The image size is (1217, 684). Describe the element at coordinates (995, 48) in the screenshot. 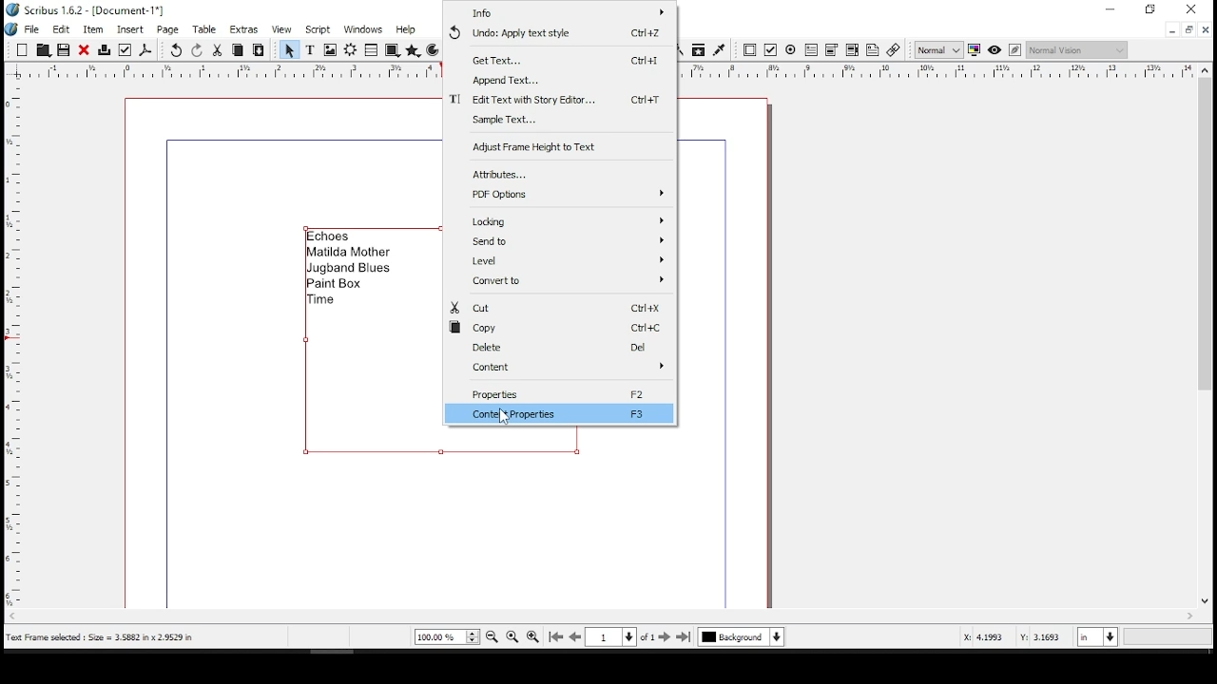

I see `preview mode` at that location.